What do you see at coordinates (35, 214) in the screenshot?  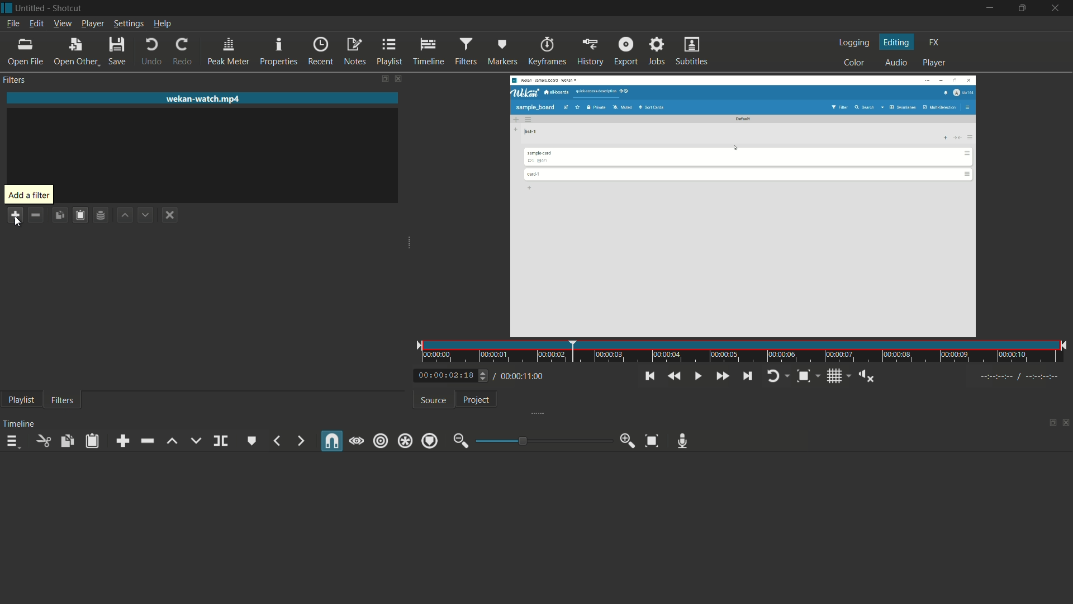 I see `remove the filter` at bounding box center [35, 214].